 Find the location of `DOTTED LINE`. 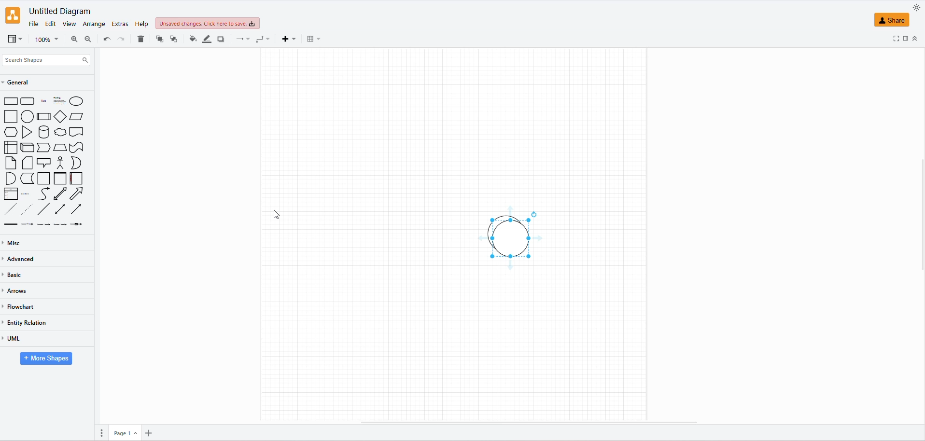

DOTTED LINE is located at coordinates (25, 208).